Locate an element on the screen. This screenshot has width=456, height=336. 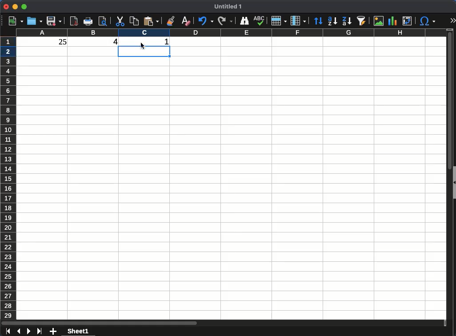
rows is located at coordinates (279, 20).